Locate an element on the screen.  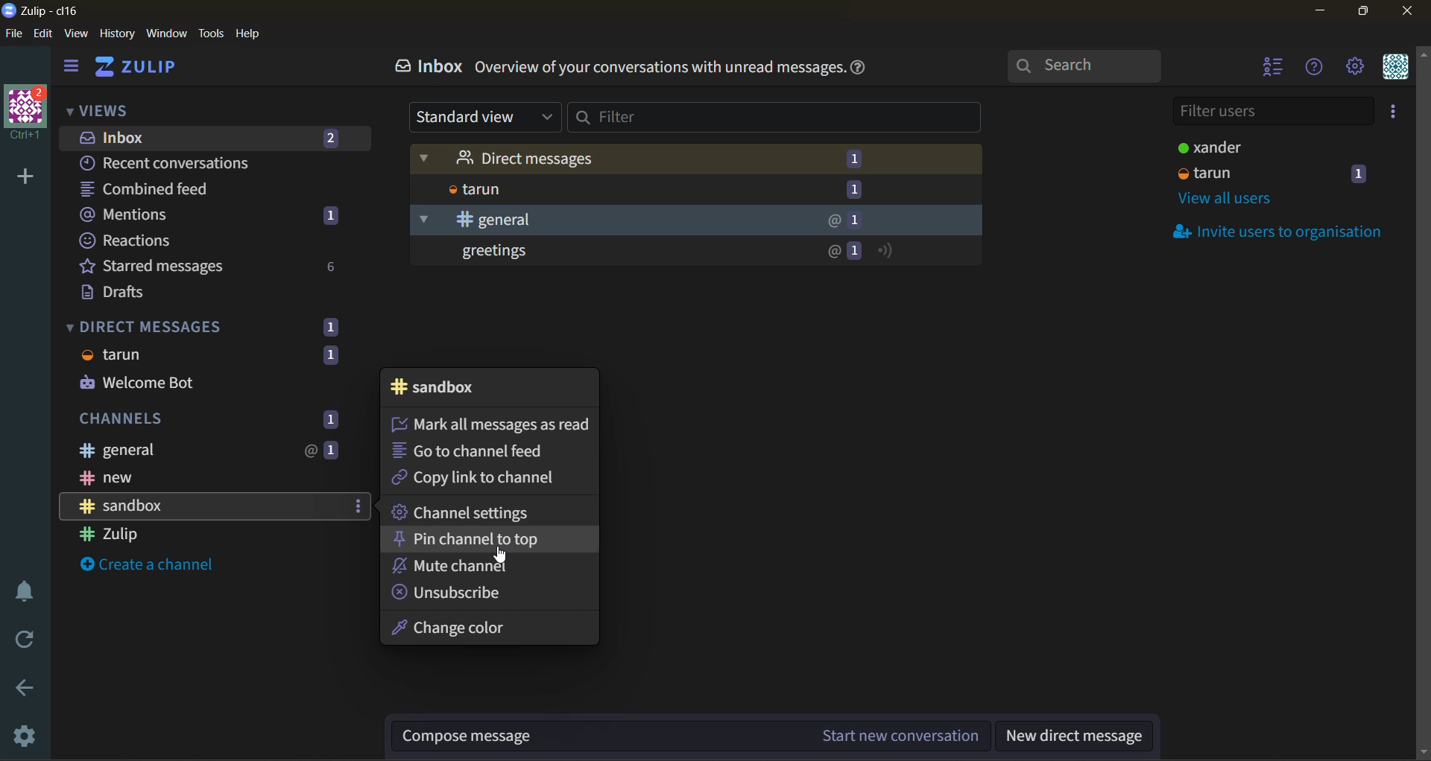
main menu is located at coordinates (1353, 68).